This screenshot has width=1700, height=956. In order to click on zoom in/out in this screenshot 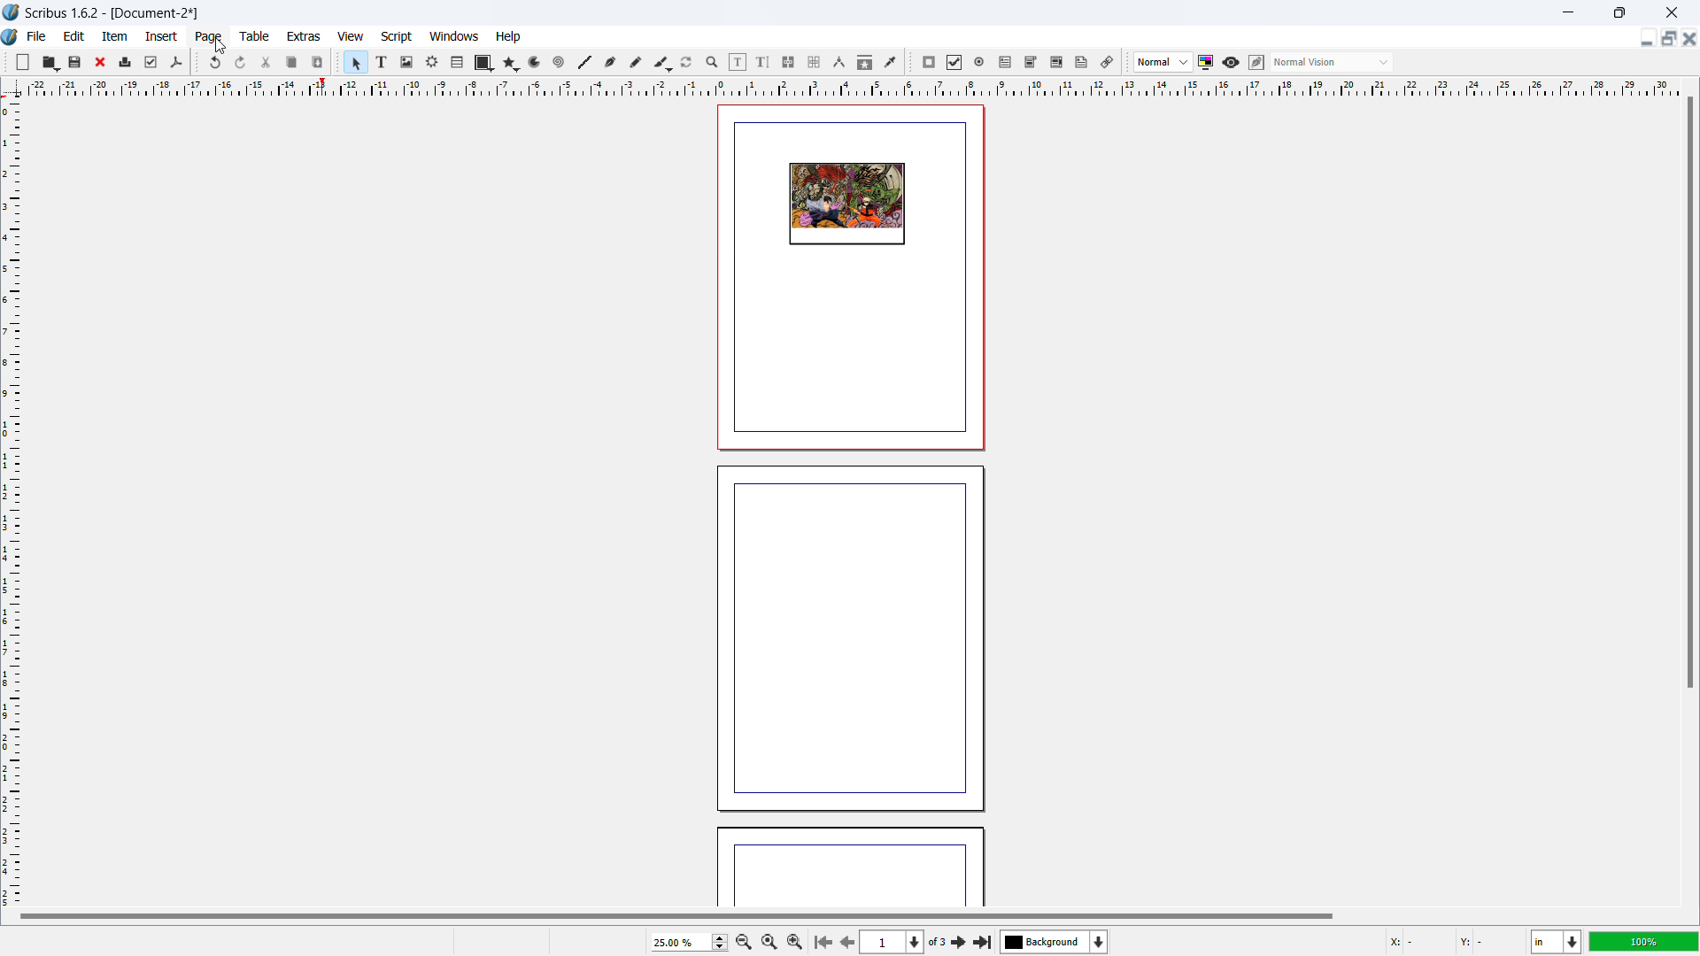, I will do `click(713, 63)`.